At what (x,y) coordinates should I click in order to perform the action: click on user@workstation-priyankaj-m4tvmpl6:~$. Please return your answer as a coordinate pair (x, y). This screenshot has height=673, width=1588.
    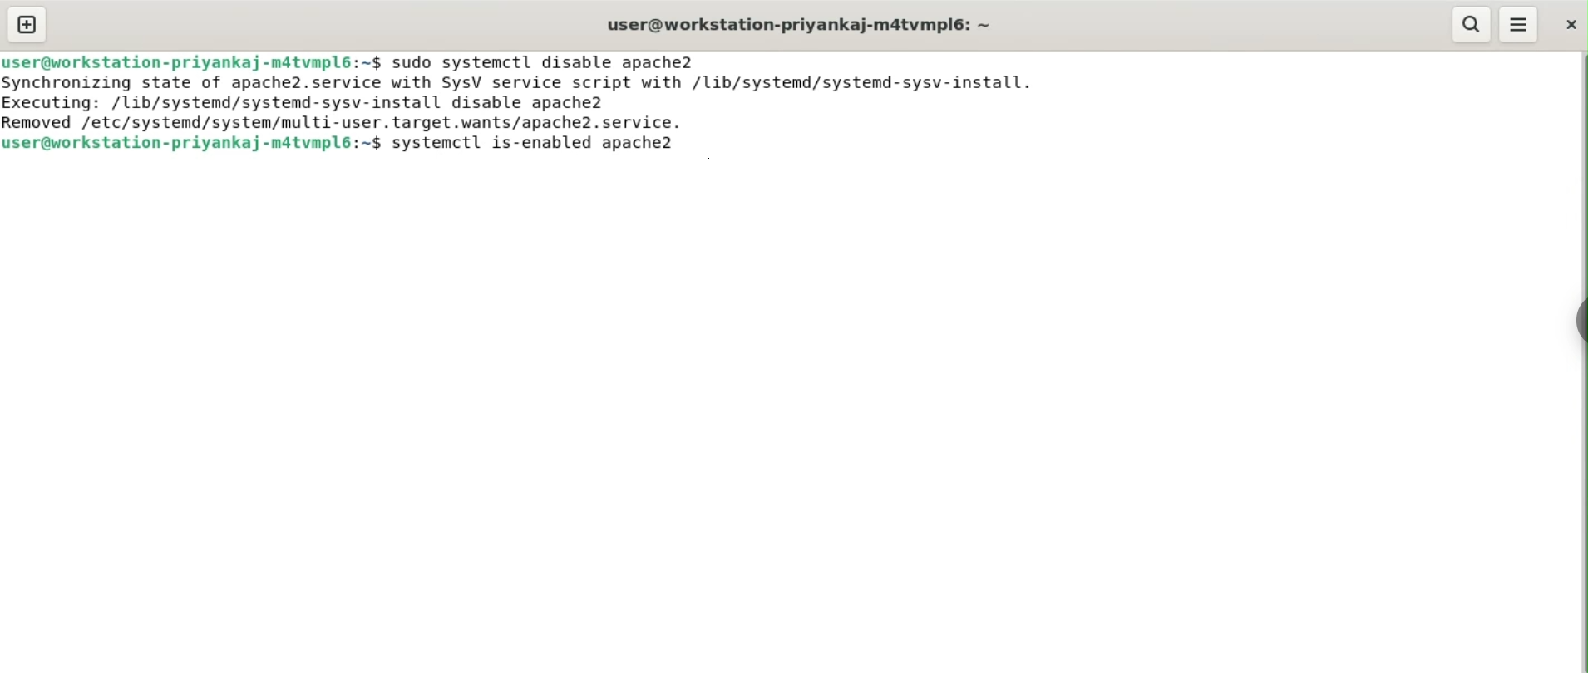
    Looking at the image, I should click on (193, 145).